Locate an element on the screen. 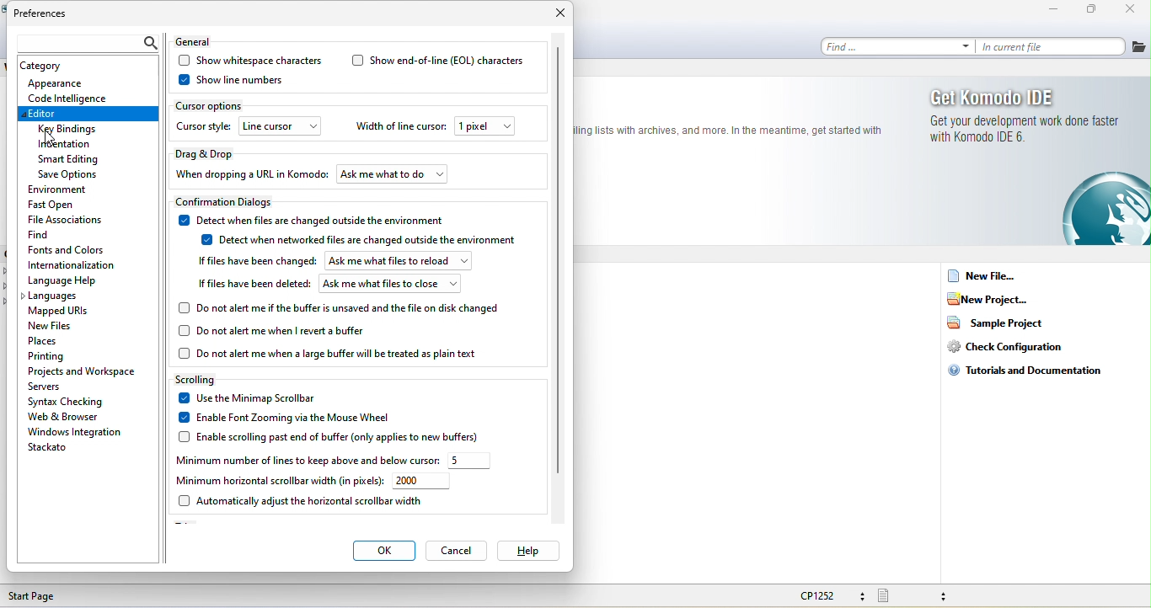 Image resolution: width=1151 pixels, height=608 pixels. if files have been deleted is located at coordinates (253, 285).